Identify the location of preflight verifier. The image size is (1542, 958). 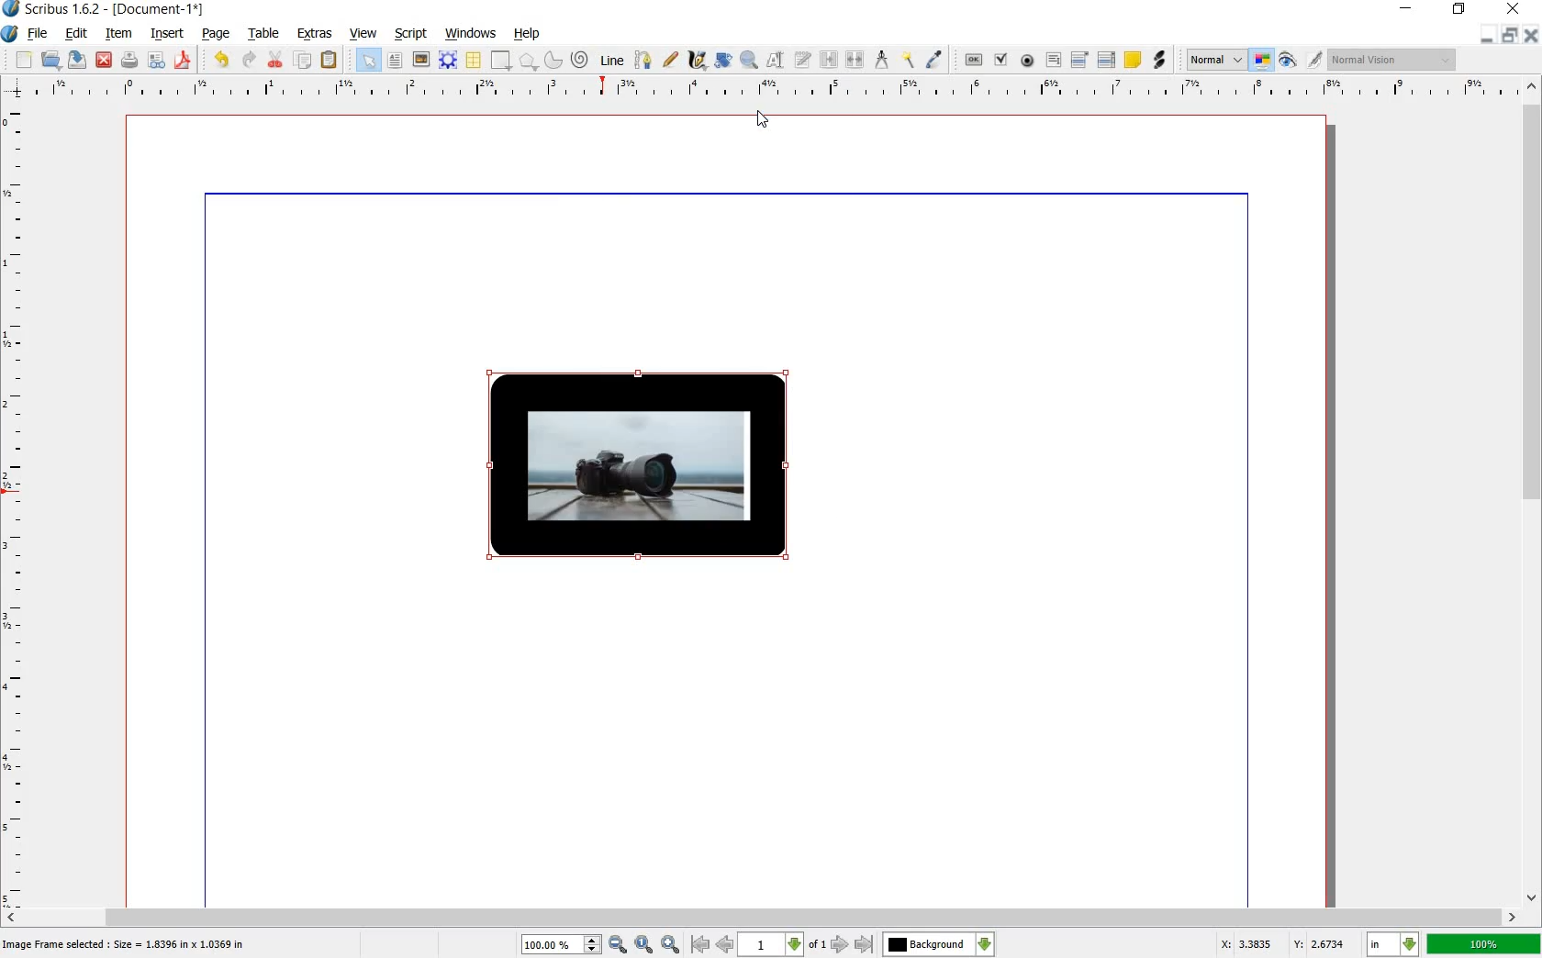
(155, 61).